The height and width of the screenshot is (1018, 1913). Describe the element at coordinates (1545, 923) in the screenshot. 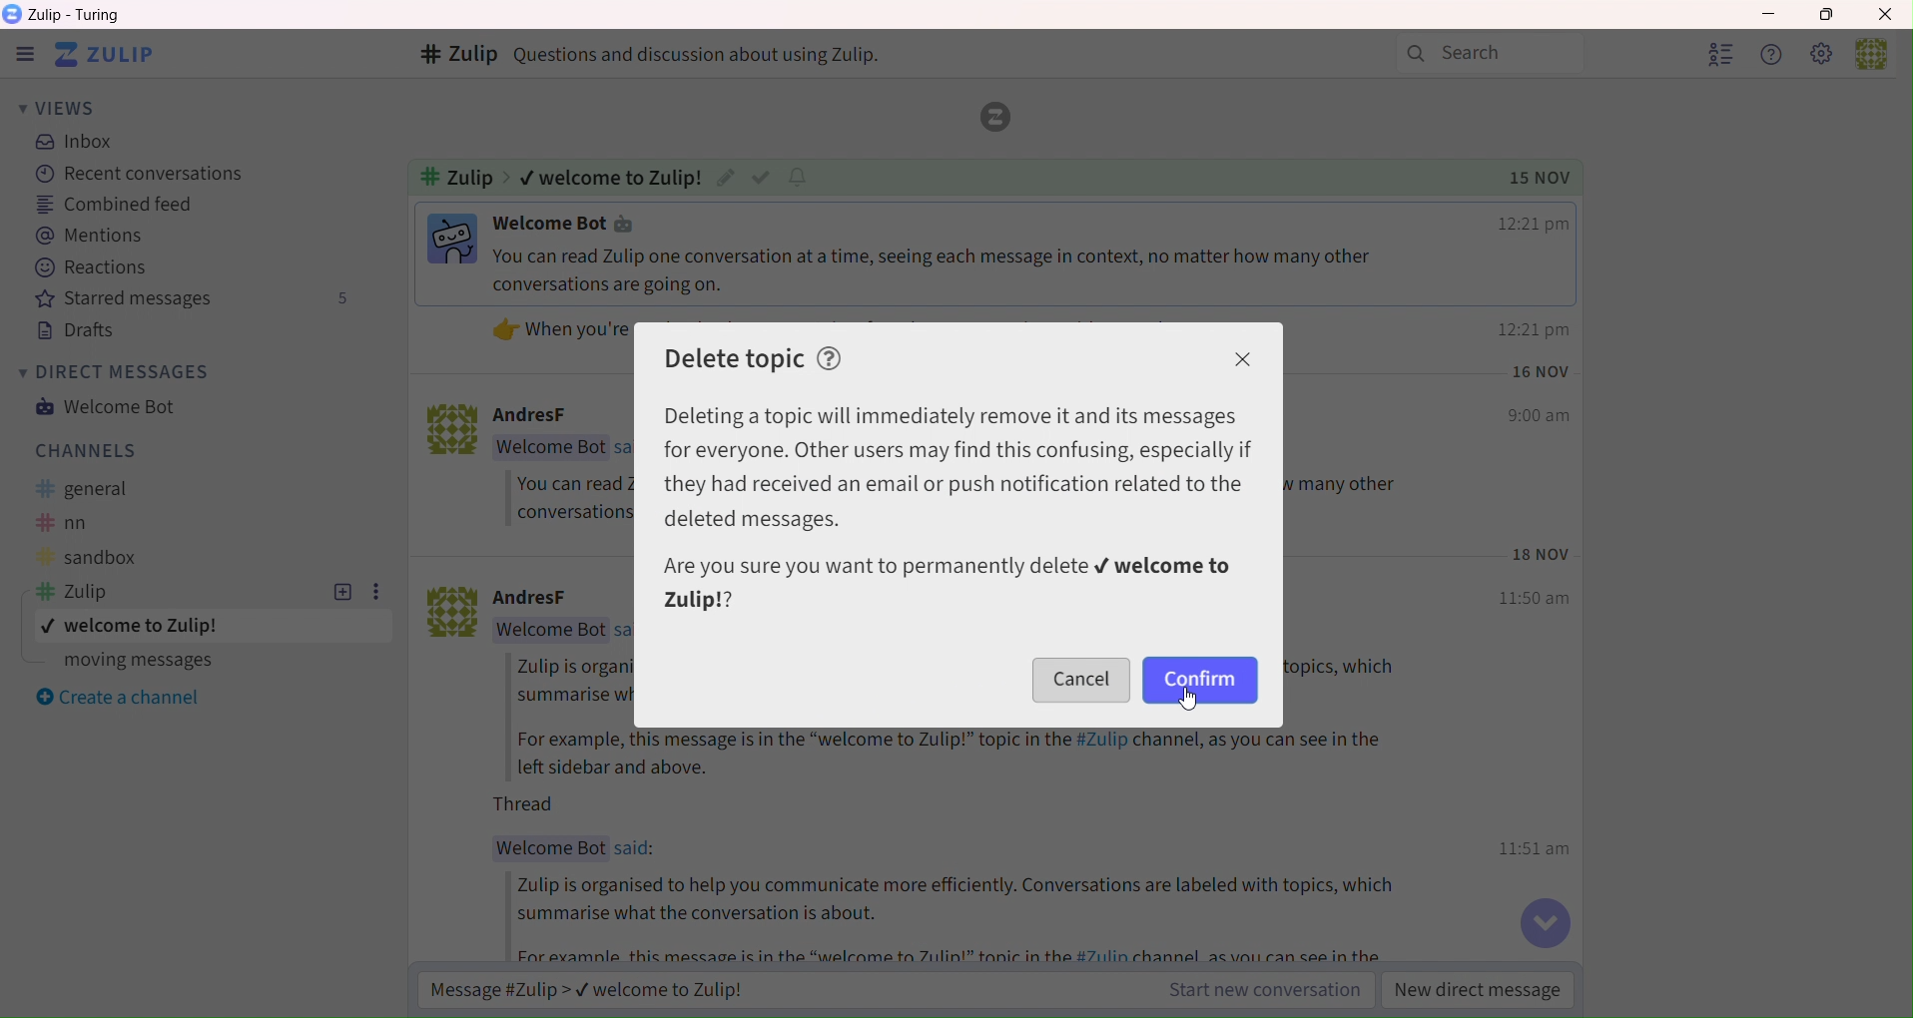

I see `Go to bottom of conversation button` at that location.